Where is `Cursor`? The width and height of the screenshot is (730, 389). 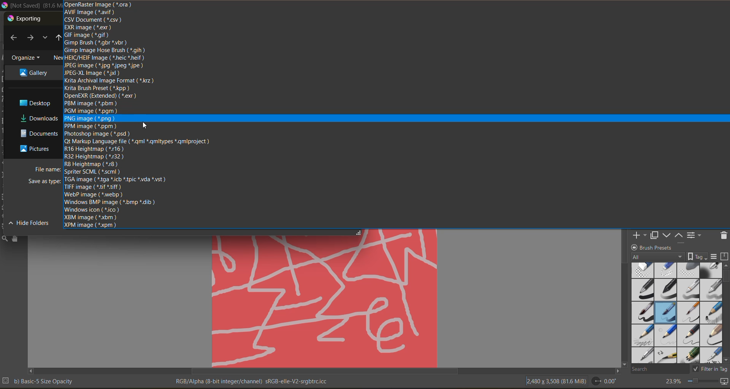 Cursor is located at coordinates (143, 126).